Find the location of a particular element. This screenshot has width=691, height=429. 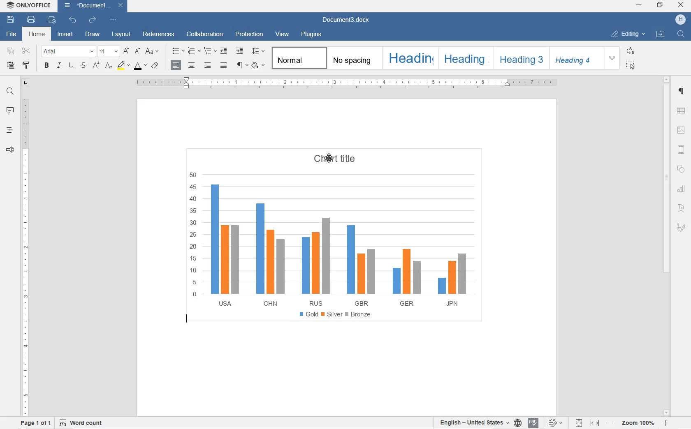

COMMENT is located at coordinates (10, 110).